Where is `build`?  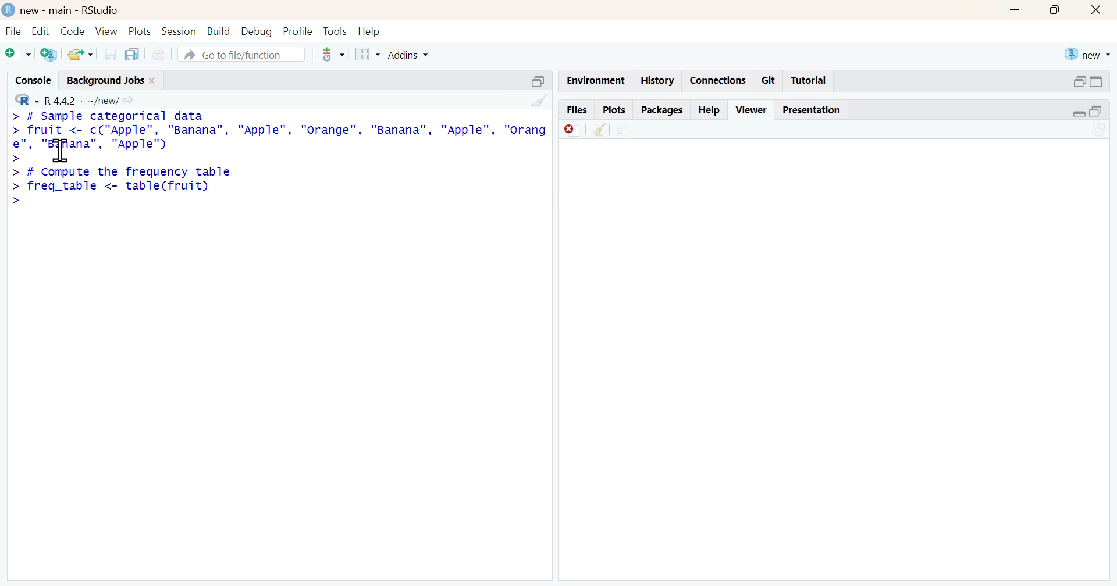
build is located at coordinates (218, 32).